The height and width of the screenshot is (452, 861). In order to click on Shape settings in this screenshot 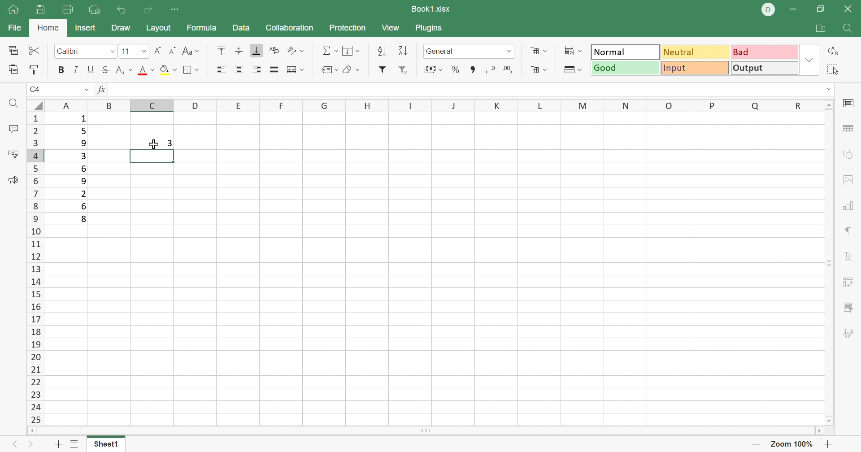, I will do `click(846, 154)`.